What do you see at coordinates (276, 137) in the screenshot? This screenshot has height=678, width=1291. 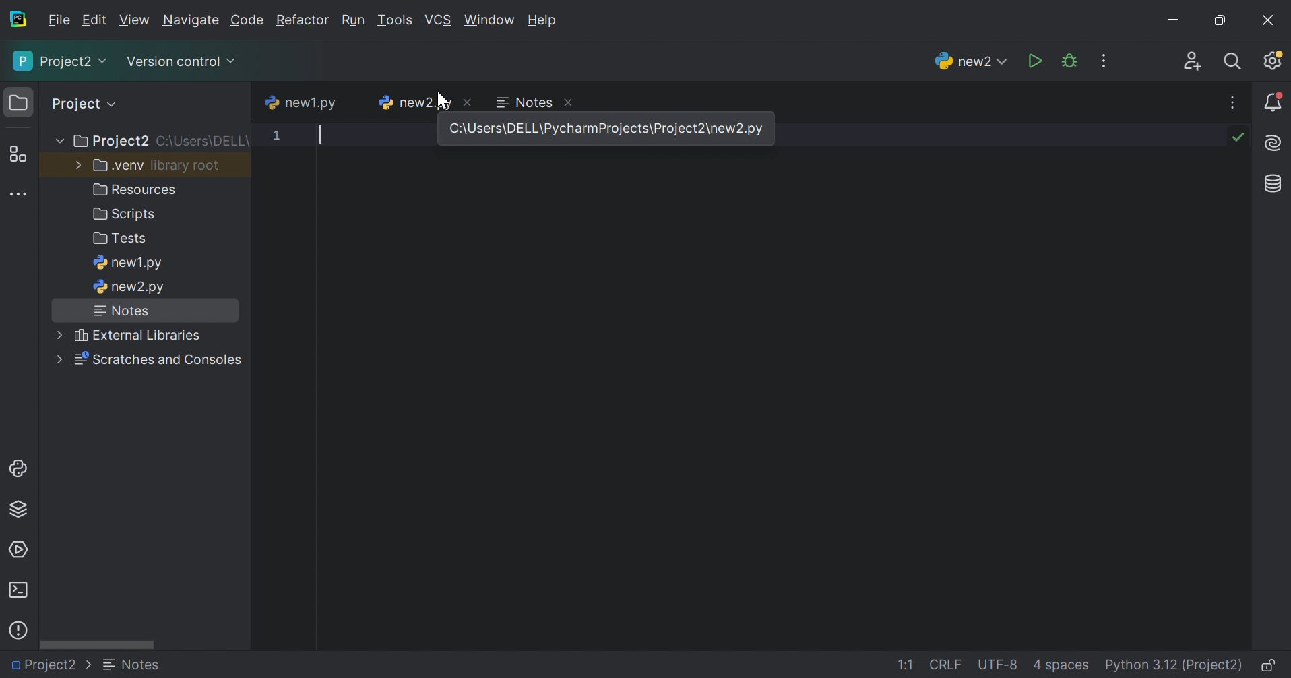 I see `1` at bounding box center [276, 137].